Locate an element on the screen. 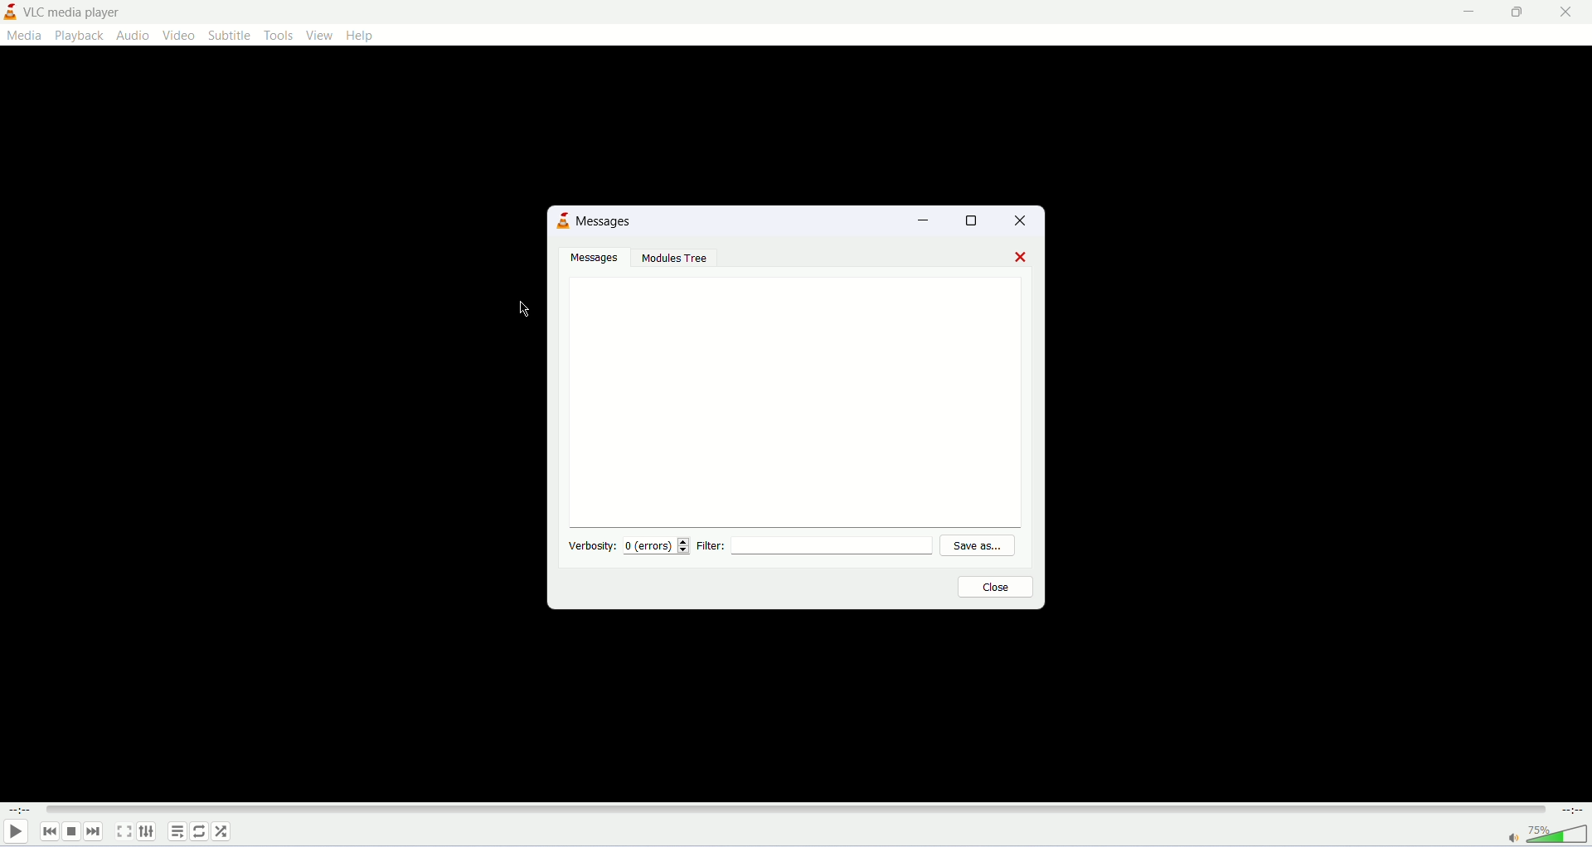  stop is located at coordinates (74, 833).